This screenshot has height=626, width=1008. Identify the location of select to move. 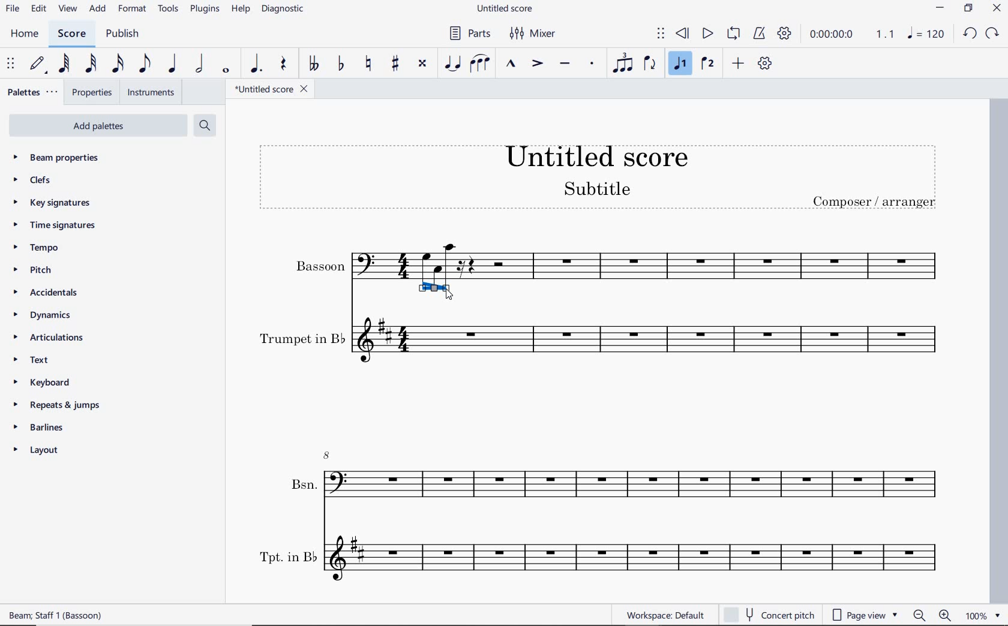
(661, 33).